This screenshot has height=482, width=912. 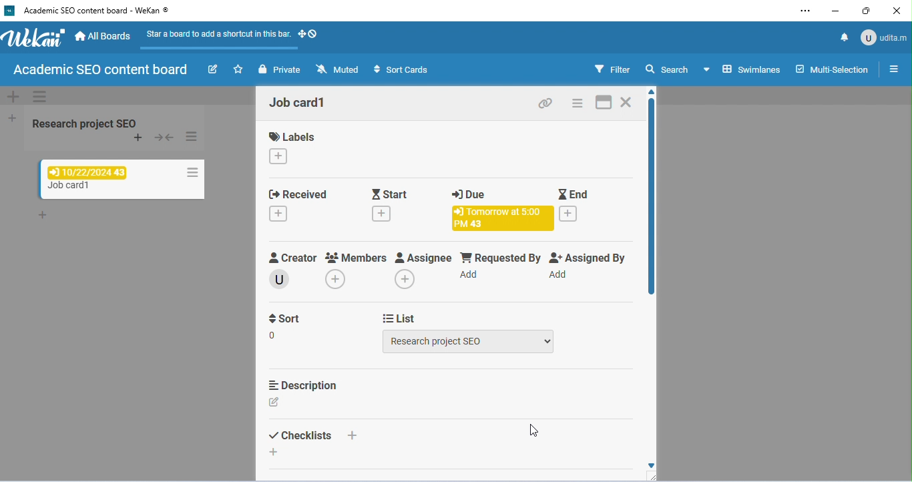 I want to click on add card to bottom, so click(x=42, y=216).